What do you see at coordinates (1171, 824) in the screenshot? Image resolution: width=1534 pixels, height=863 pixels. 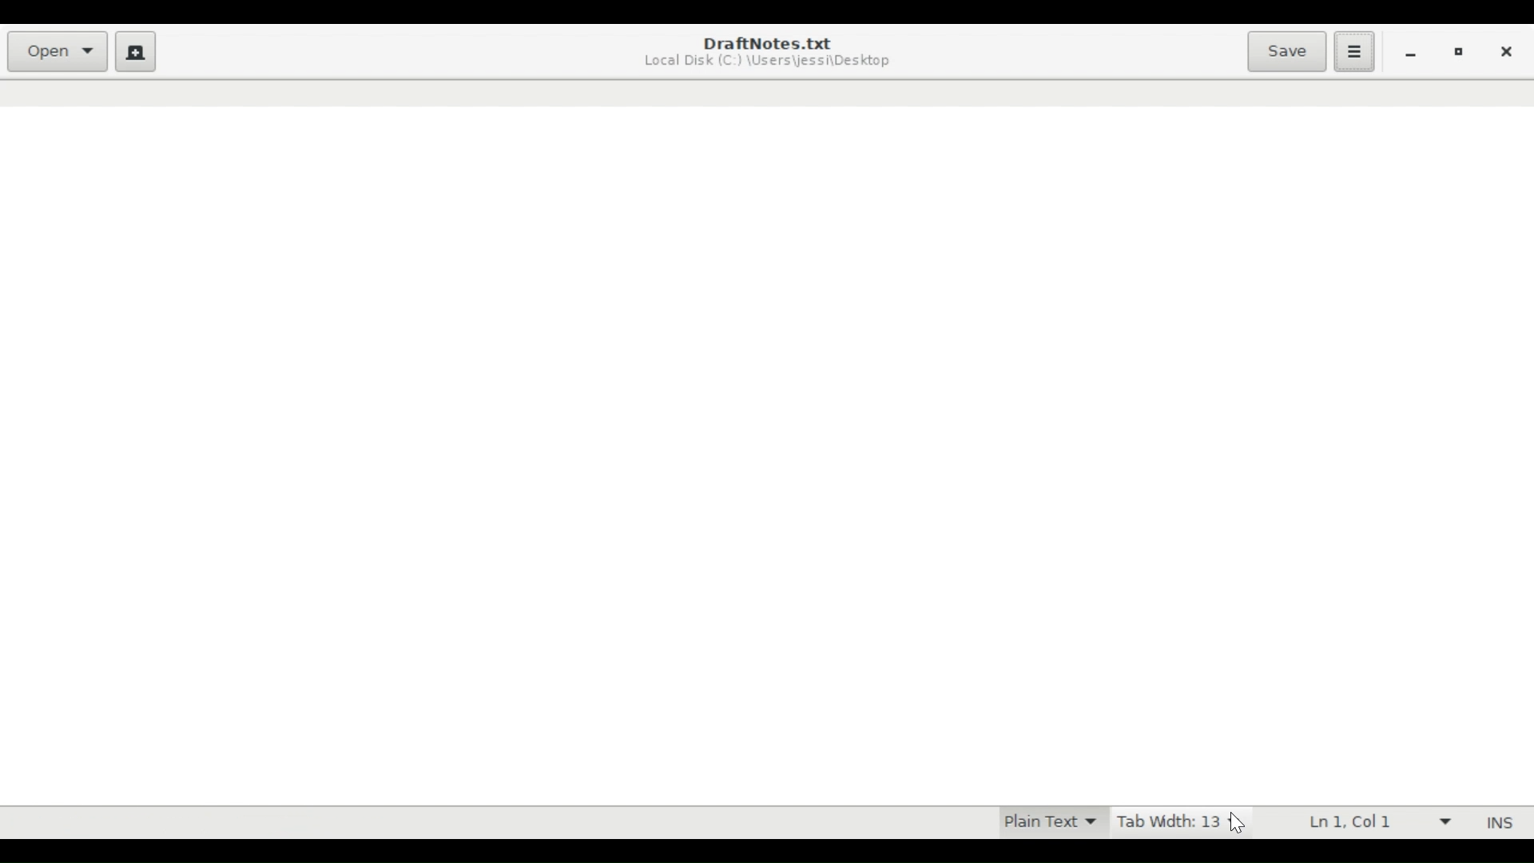 I see `Tab Width: 13` at bounding box center [1171, 824].